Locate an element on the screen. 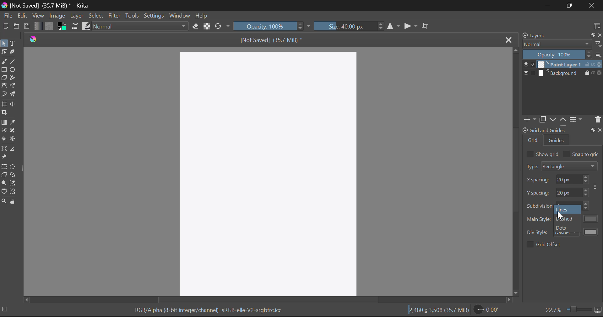  main style is located at coordinates (539, 219).